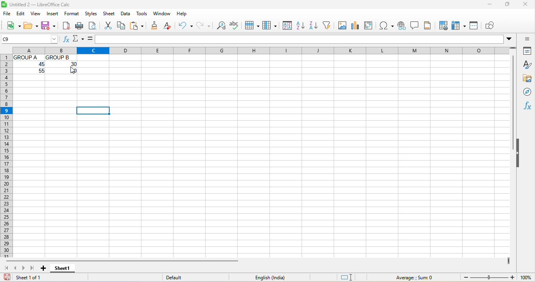 The width and height of the screenshot is (535, 282). What do you see at coordinates (490, 25) in the screenshot?
I see `show draw function` at bounding box center [490, 25].